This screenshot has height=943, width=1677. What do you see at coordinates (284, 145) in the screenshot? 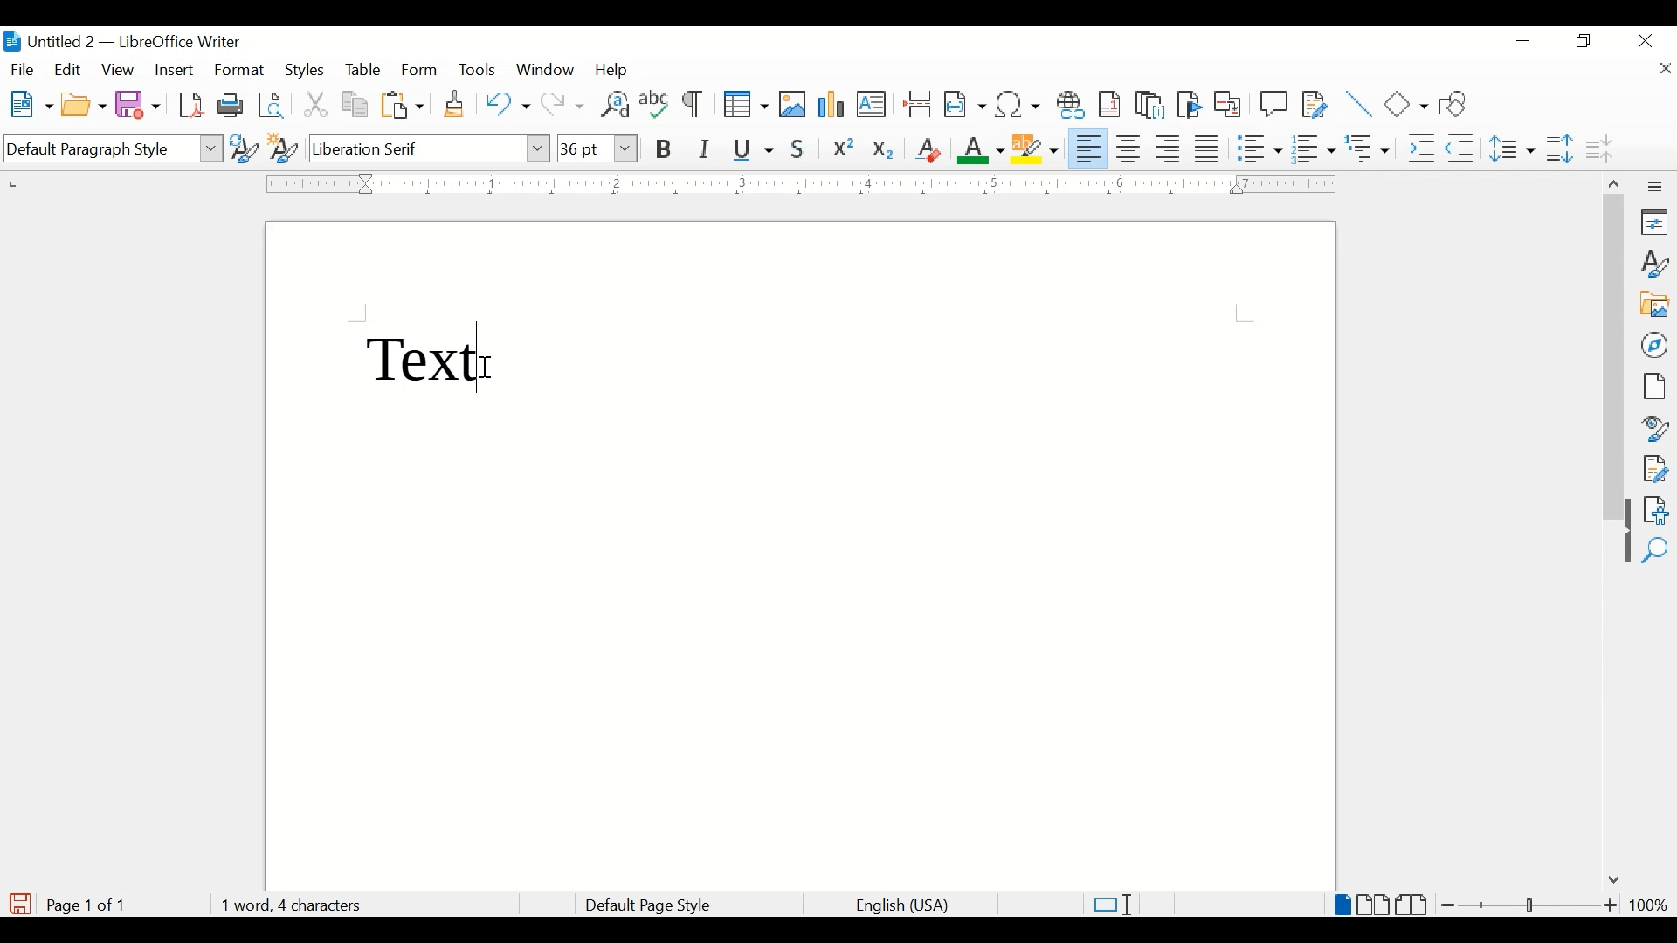
I see `new style from selection` at bounding box center [284, 145].